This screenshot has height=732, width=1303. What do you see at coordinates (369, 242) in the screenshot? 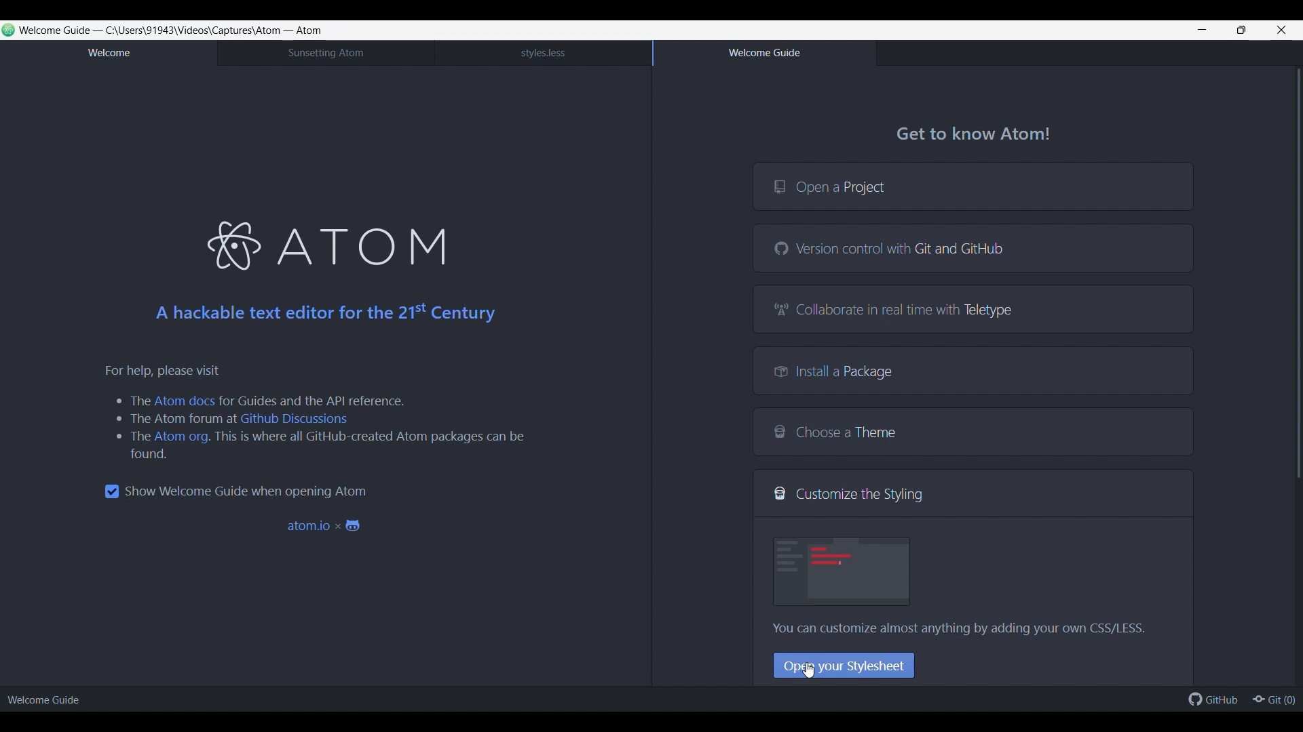
I see `ATOM` at bounding box center [369, 242].